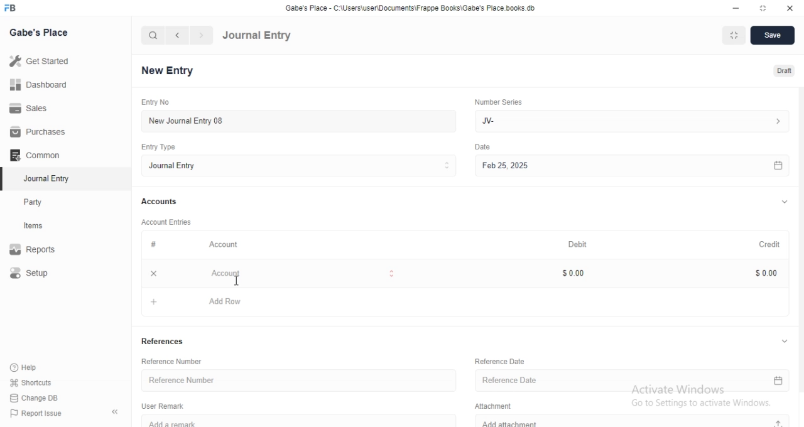 The image size is (804, 427). I want to click on Feb 25, 2025, so click(630, 165).